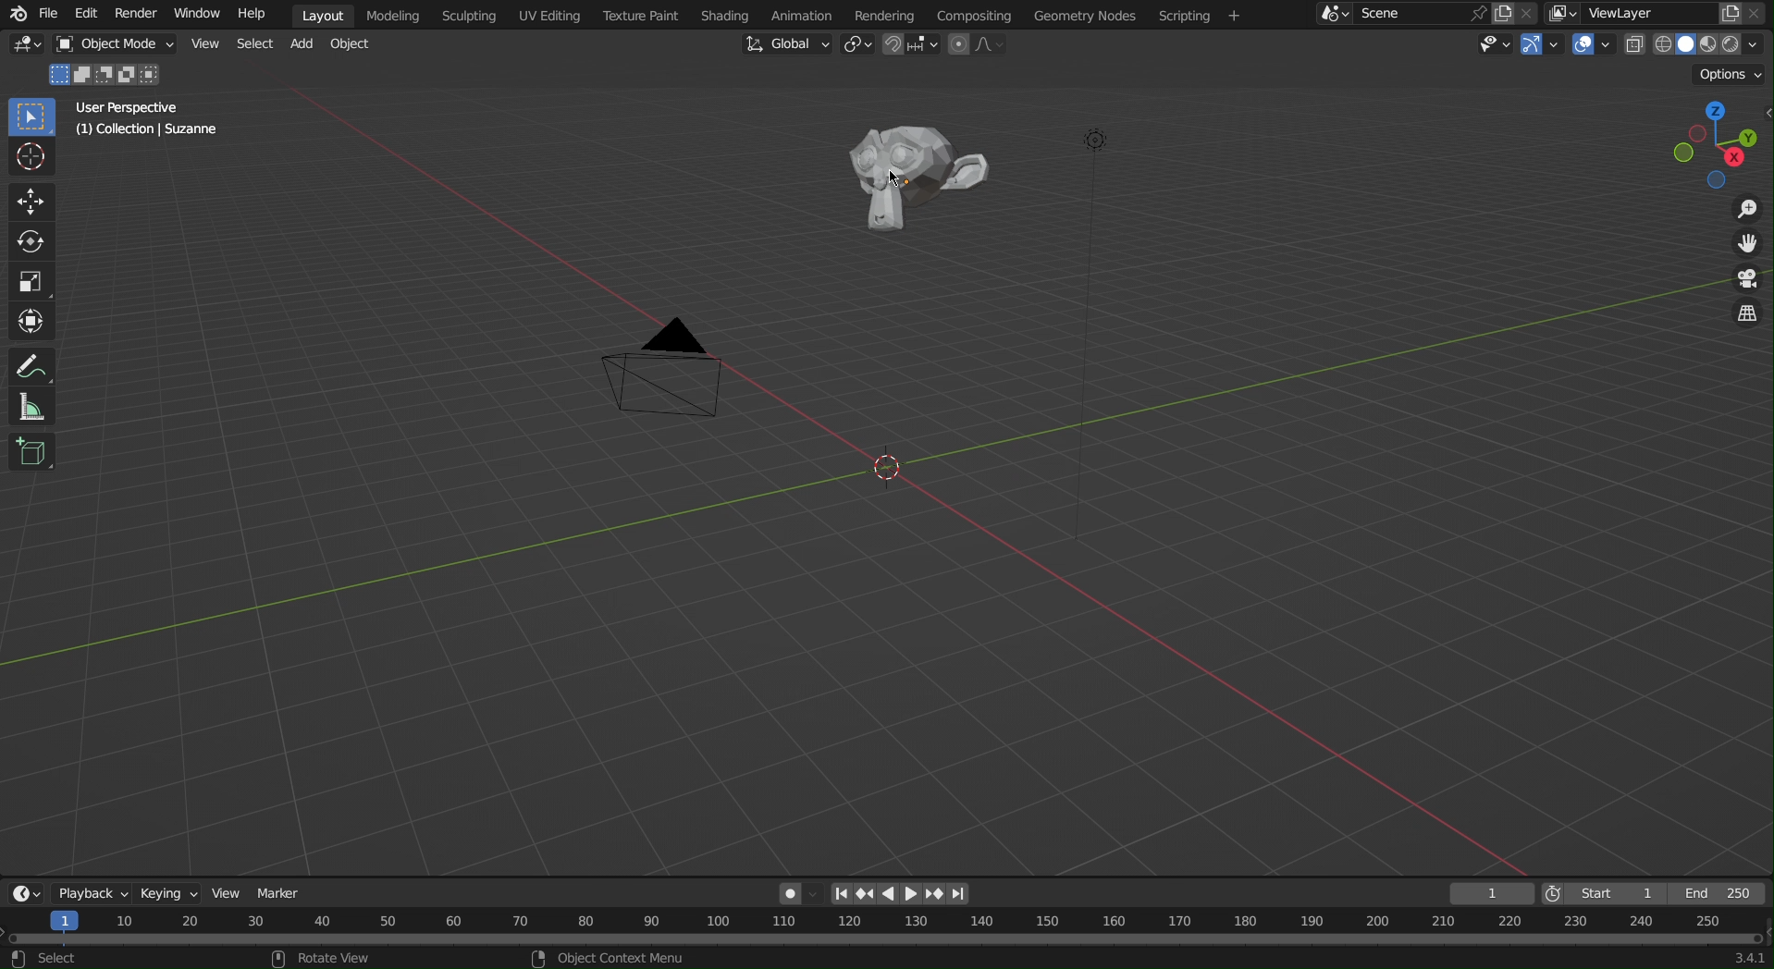 Image resolution: width=1774 pixels, height=969 pixels. I want to click on close, so click(1756, 13).